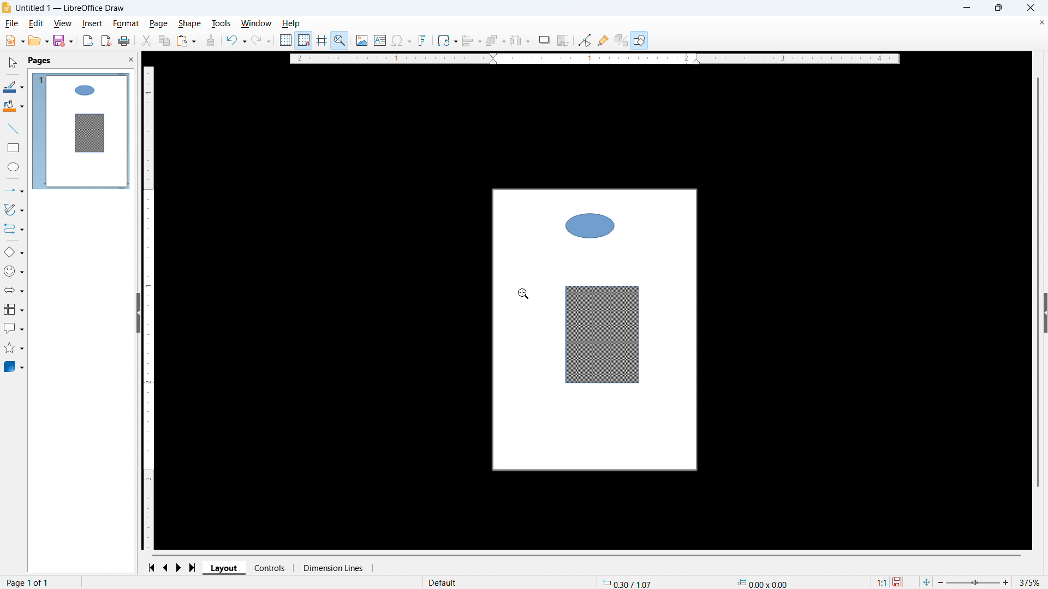 The width and height of the screenshot is (1048, 589). Describe the element at coordinates (1029, 8) in the screenshot. I see `close ` at that location.